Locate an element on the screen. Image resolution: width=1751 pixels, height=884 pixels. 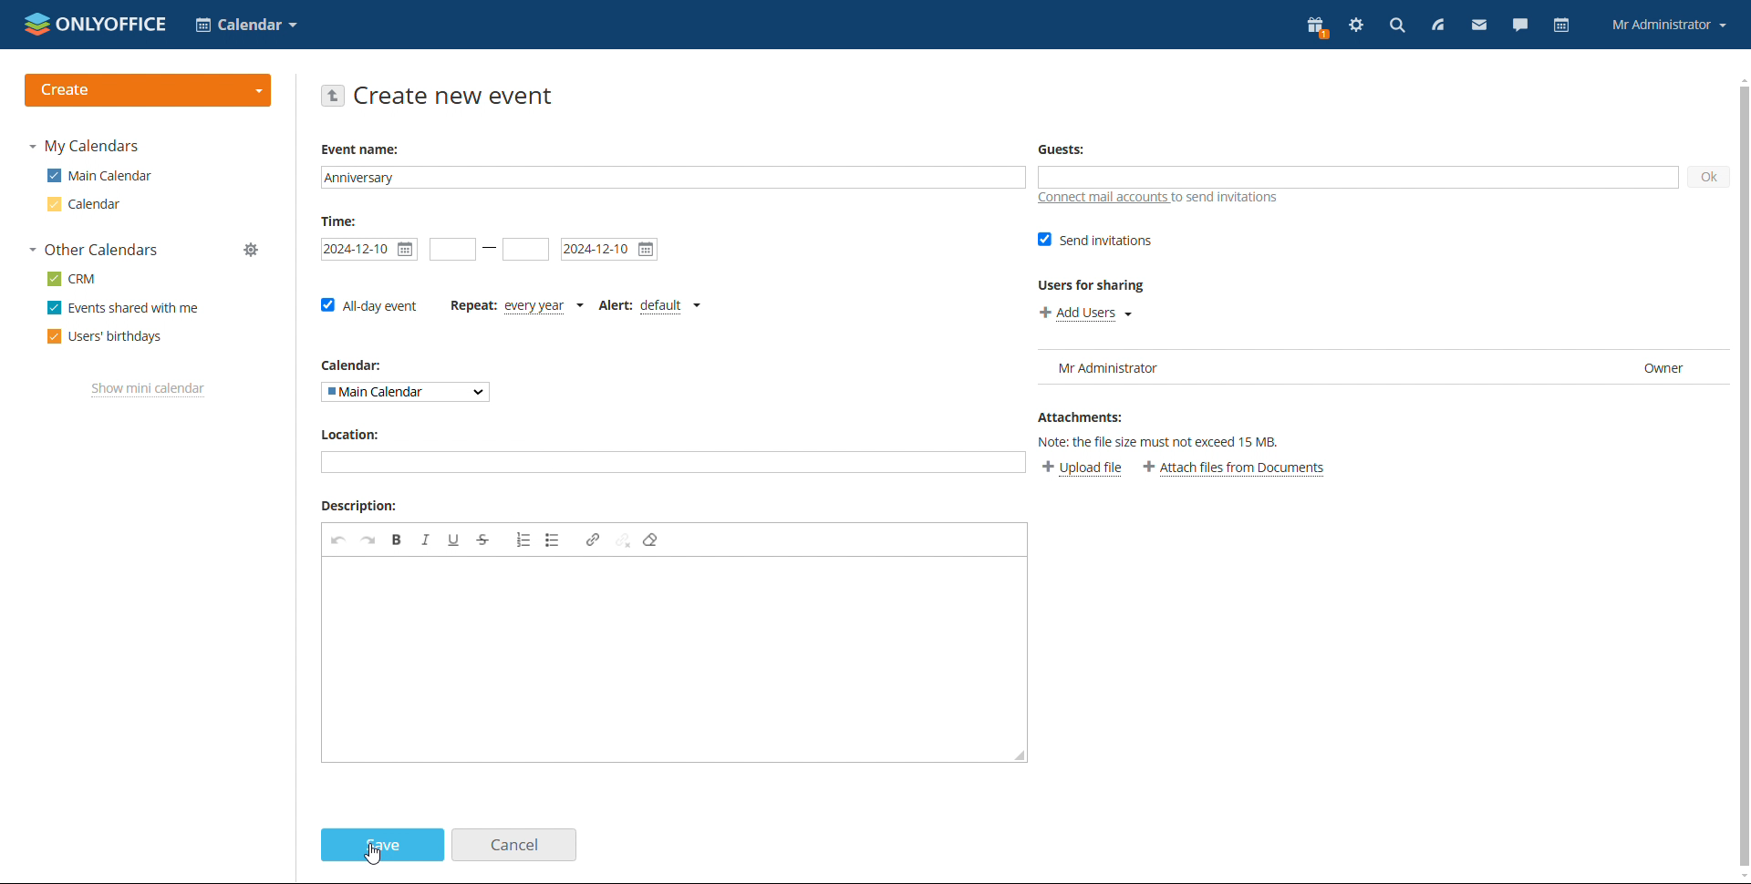
mail is located at coordinates (1478, 26).